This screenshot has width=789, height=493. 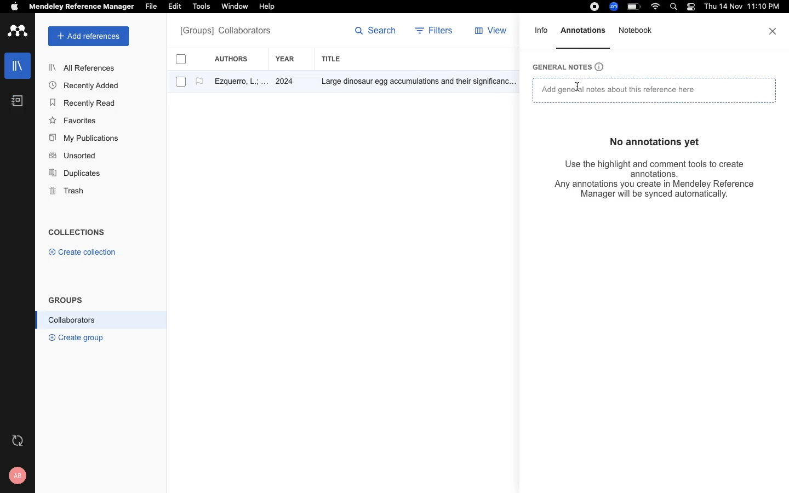 What do you see at coordinates (436, 32) in the screenshot?
I see `filters` at bounding box center [436, 32].